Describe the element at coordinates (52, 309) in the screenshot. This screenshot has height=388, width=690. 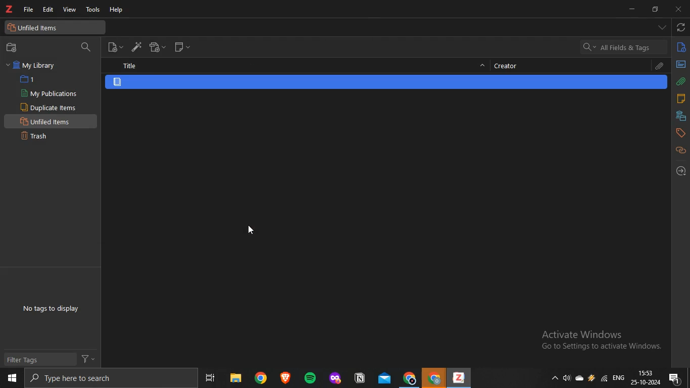
I see `No tags to display` at that location.